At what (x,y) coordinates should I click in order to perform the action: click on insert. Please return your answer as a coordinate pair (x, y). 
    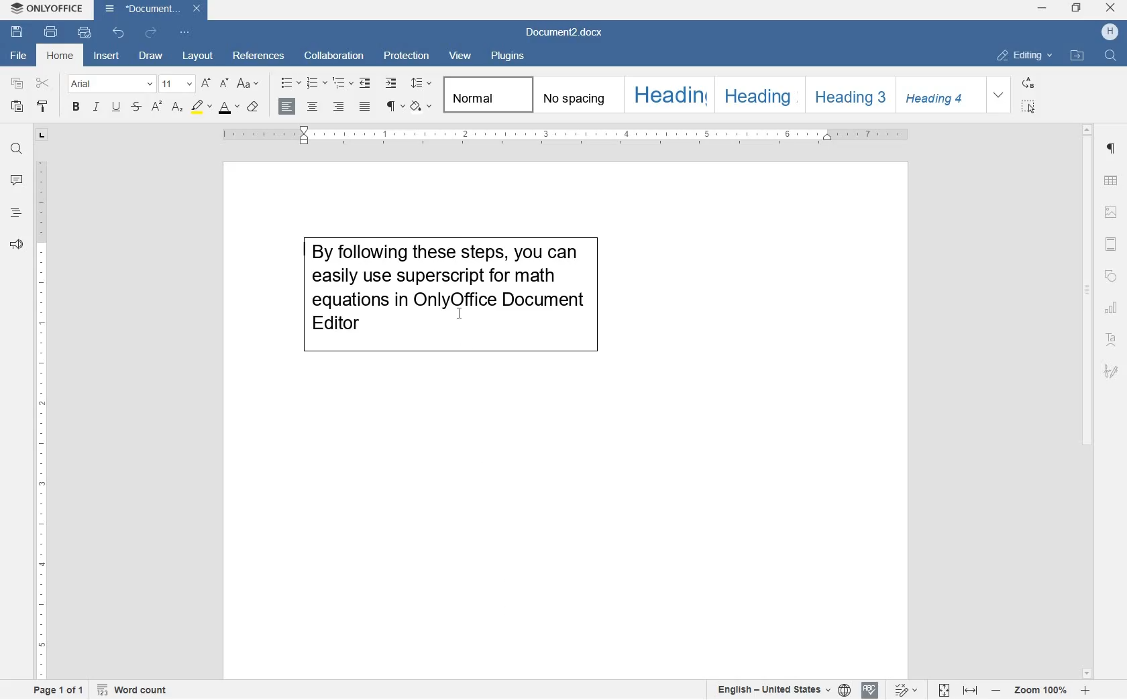
    Looking at the image, I should click on (106, 56).